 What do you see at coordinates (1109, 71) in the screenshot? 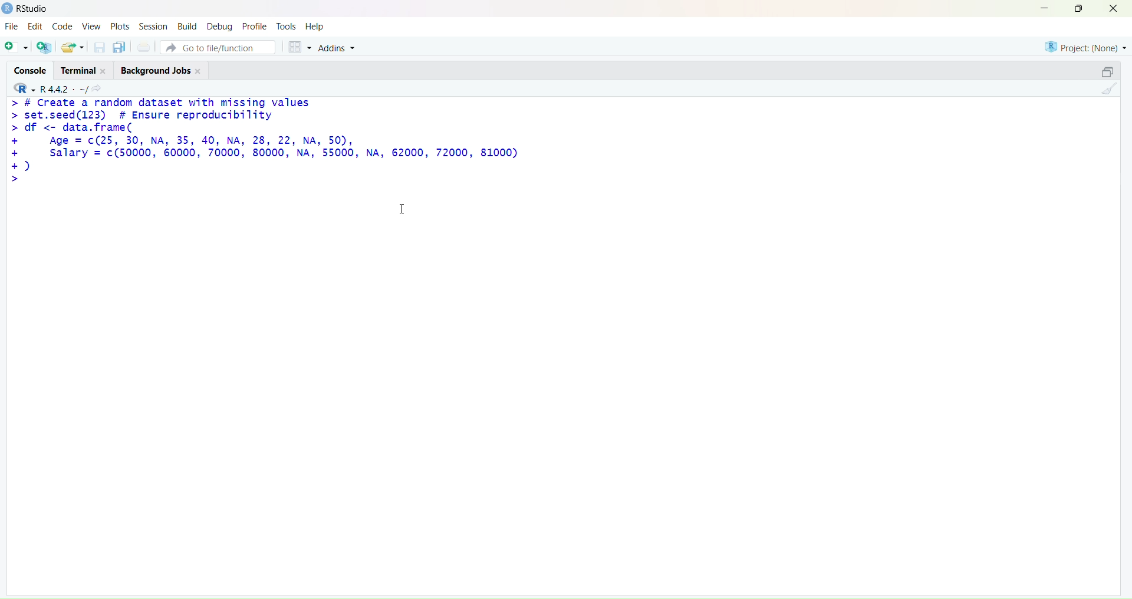
I see `collapse` at bounding box center [1109, 71].